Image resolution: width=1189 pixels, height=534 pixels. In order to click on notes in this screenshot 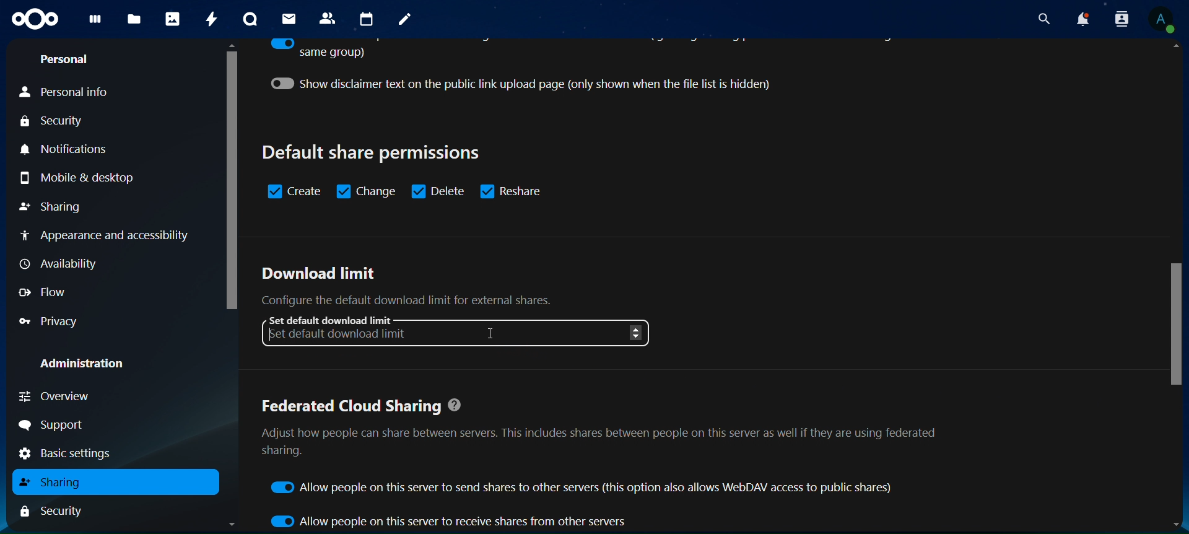, I will do `click(406, 21)`.